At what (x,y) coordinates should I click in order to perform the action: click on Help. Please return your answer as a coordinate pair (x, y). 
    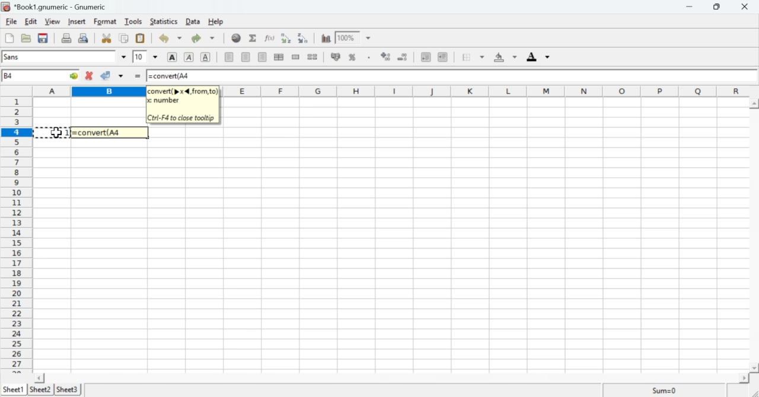
    Looking at the image, I should click on (219, 22).